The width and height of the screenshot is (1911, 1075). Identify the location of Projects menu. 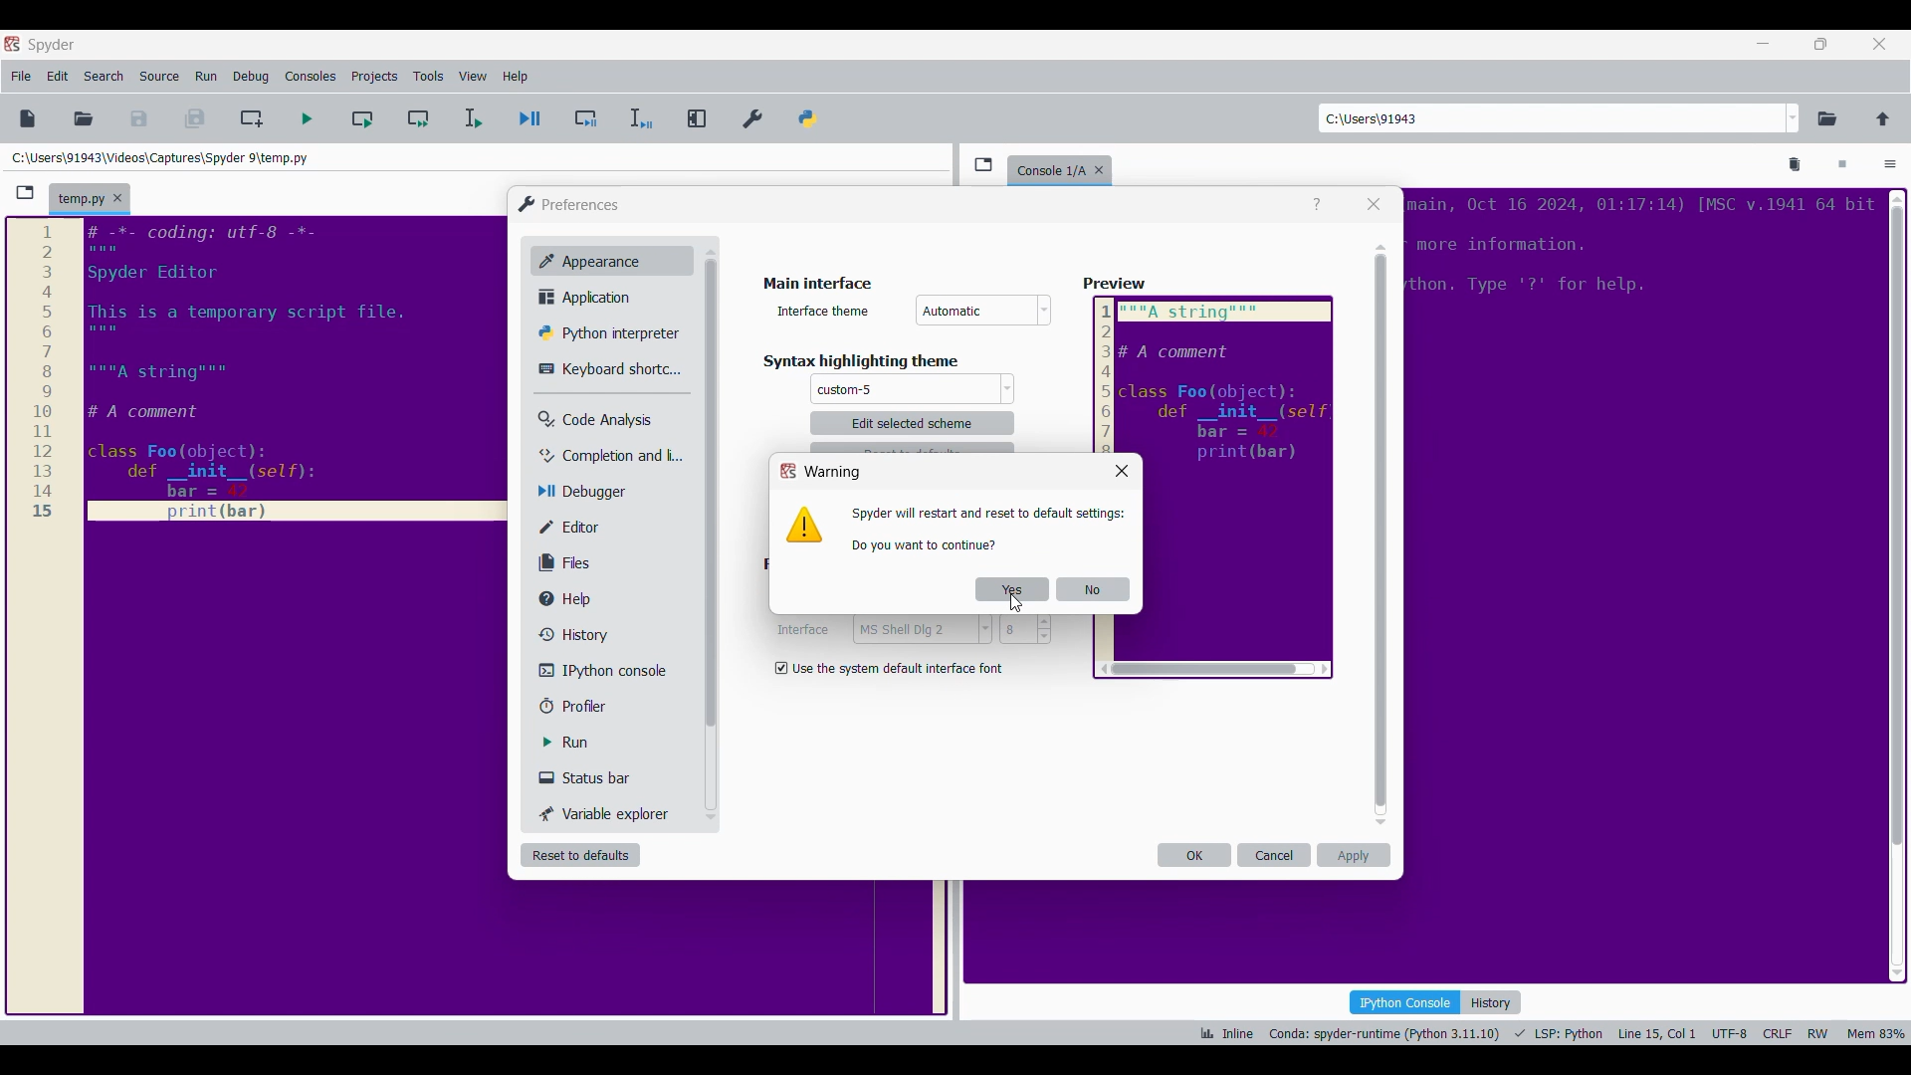
(375, 77).